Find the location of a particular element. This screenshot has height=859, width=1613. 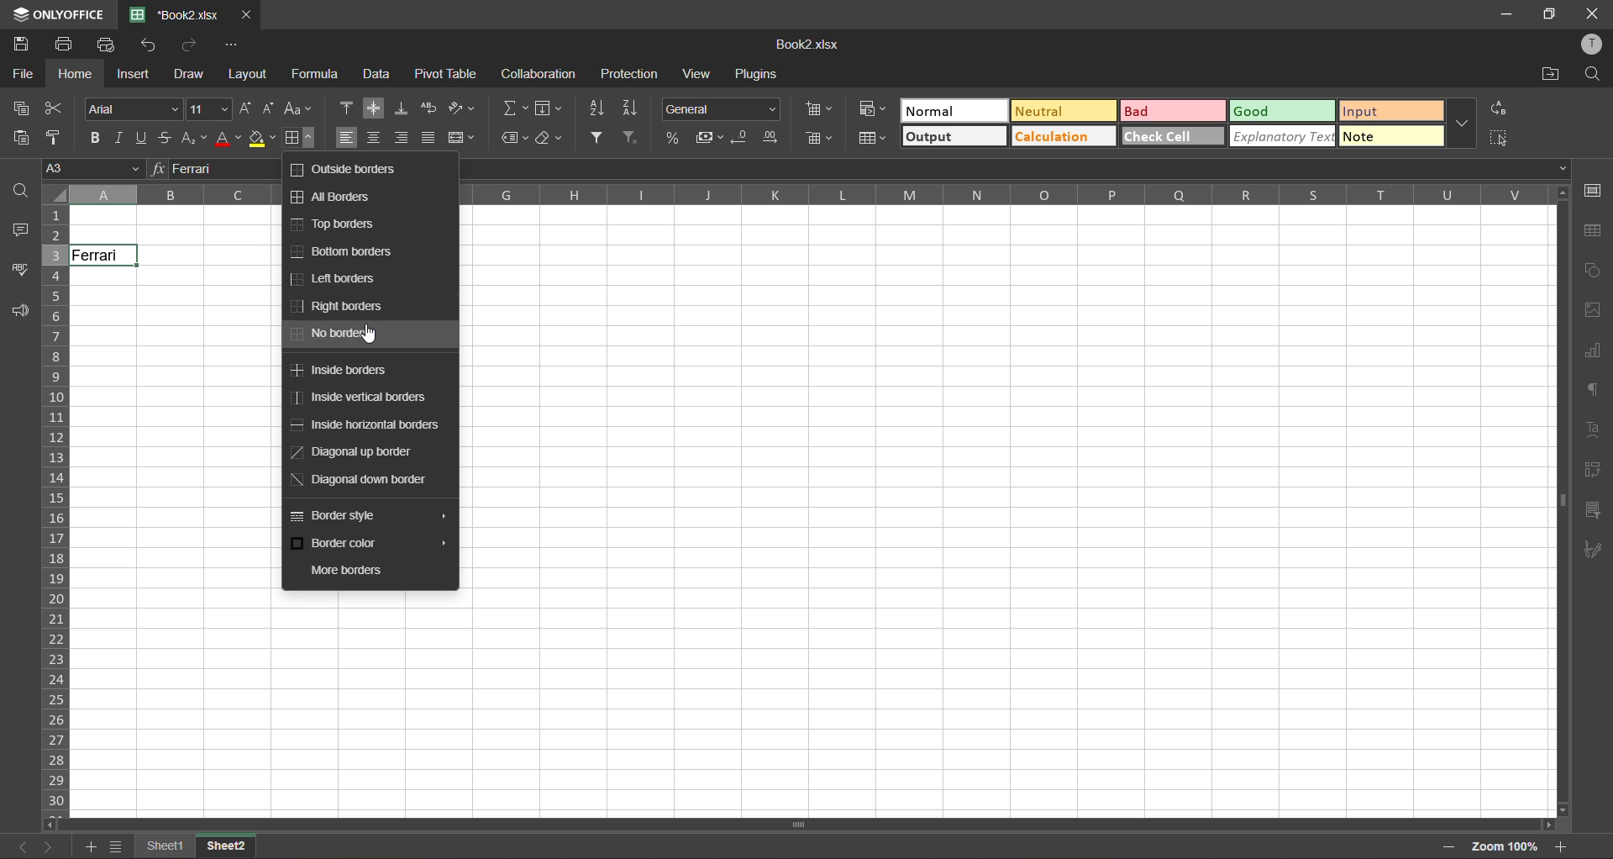

data is located at coordinates (380, 75).